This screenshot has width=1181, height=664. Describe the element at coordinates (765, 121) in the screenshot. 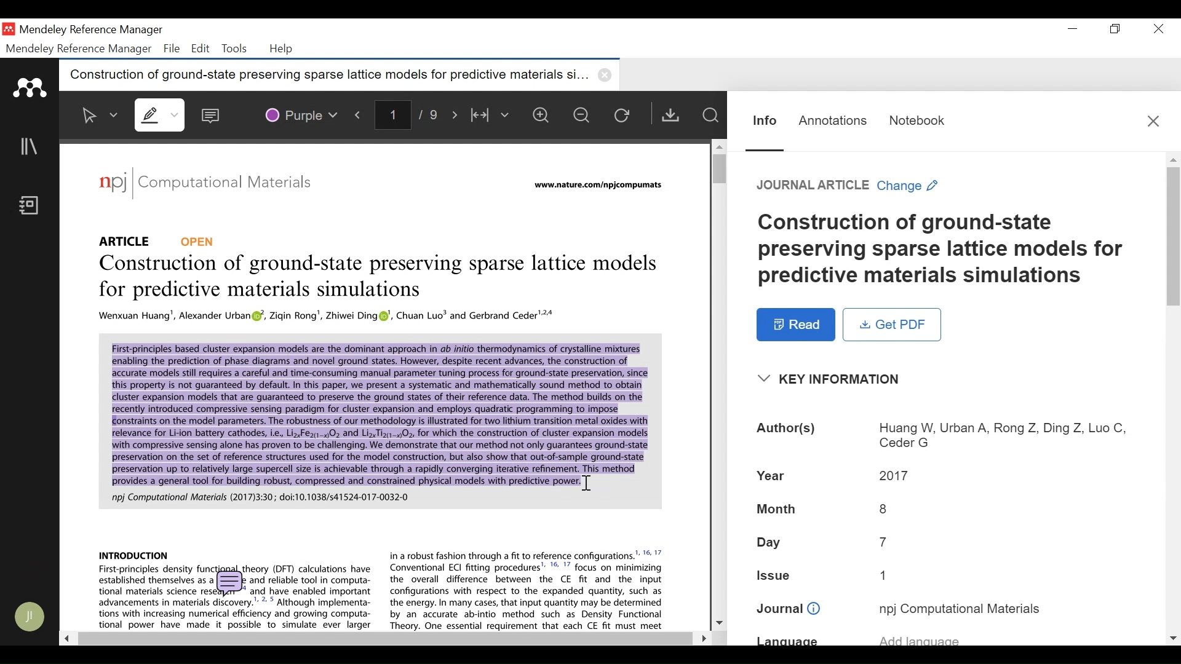

I see `Information ` at that location.